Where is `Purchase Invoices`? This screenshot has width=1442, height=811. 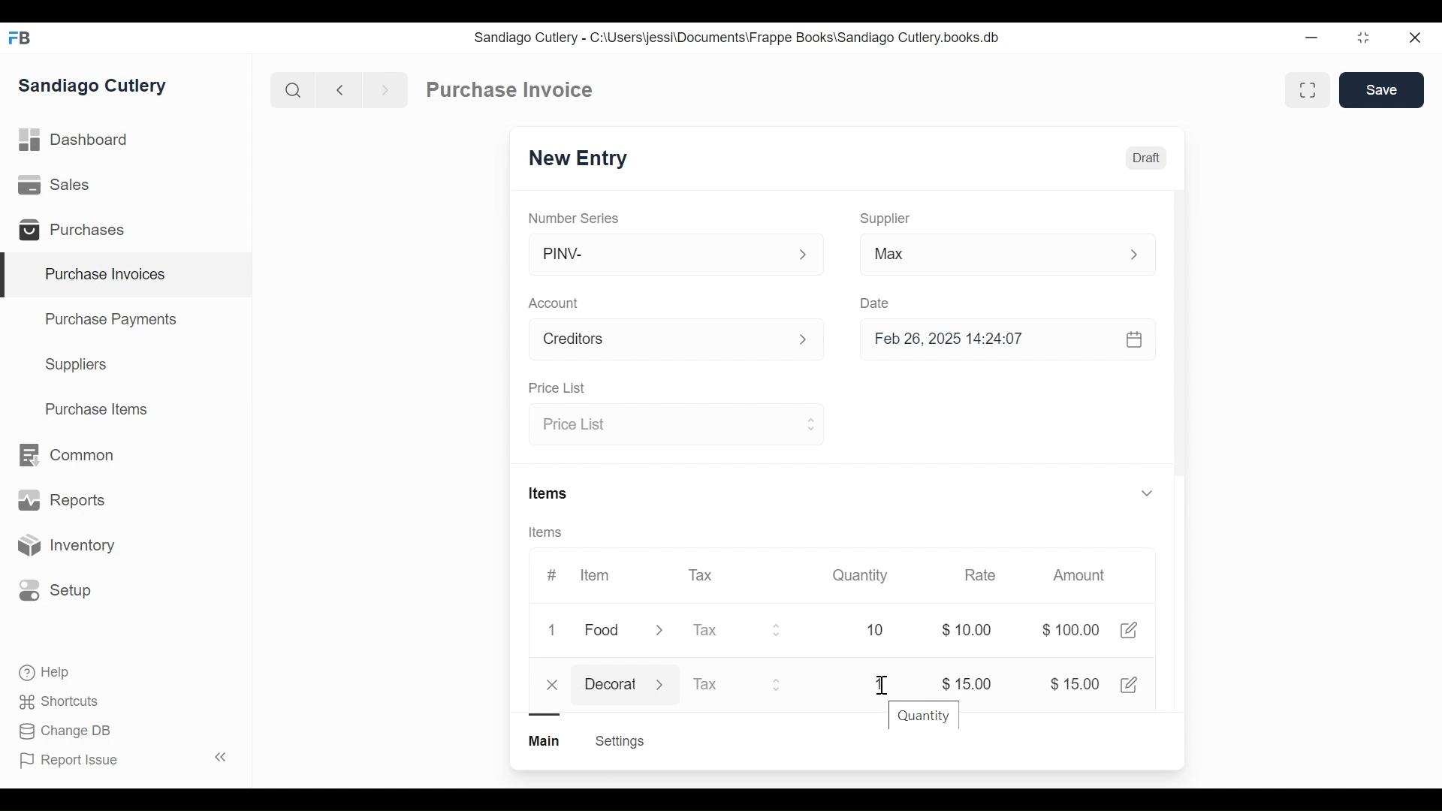
Purchase Invoices is located at coordinates (127, 276).